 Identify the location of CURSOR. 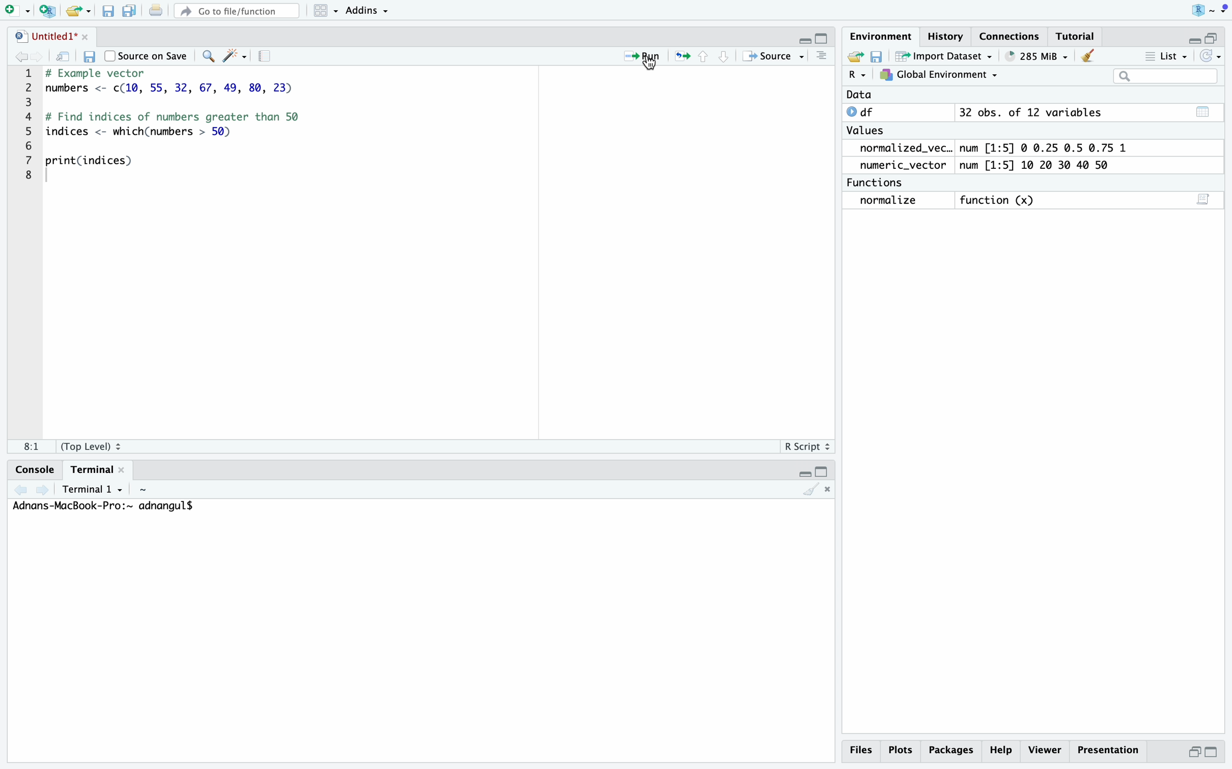
(652, 70).